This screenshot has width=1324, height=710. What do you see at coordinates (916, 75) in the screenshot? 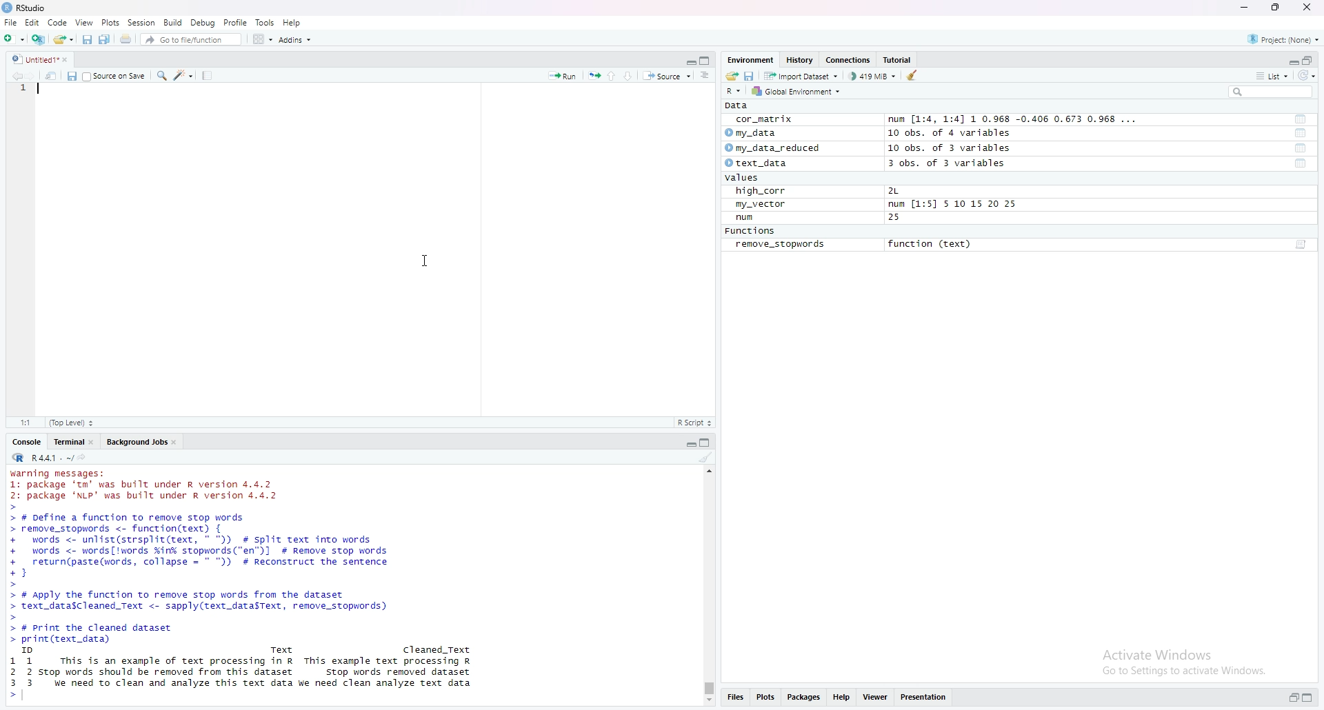
I see `Clean` at bounding box center [916, 75].